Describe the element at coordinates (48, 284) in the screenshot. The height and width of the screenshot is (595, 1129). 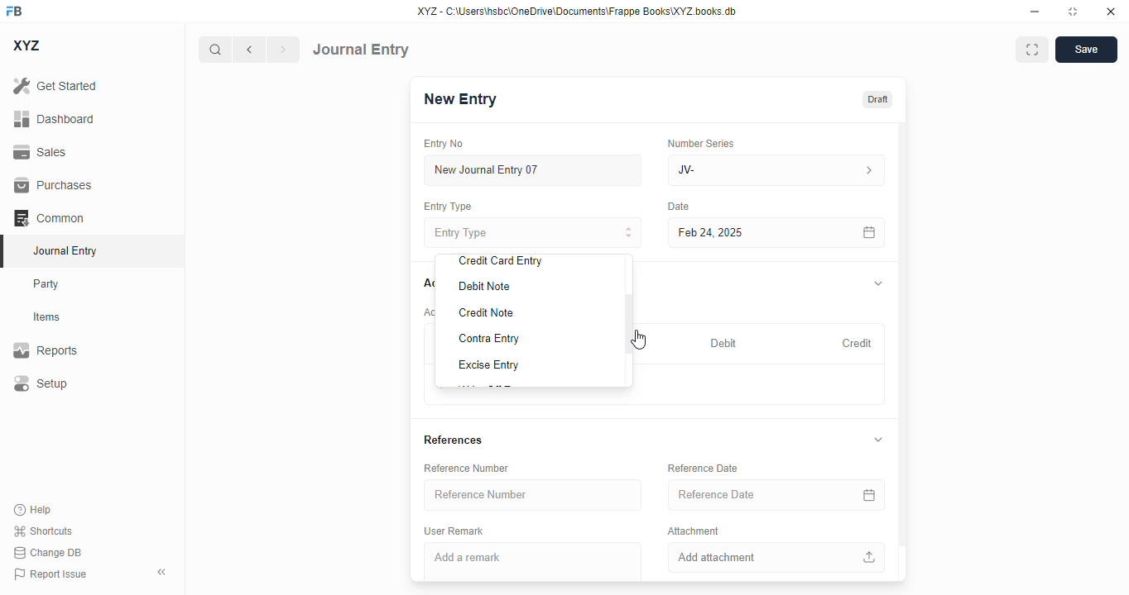
I see `party` at that location.